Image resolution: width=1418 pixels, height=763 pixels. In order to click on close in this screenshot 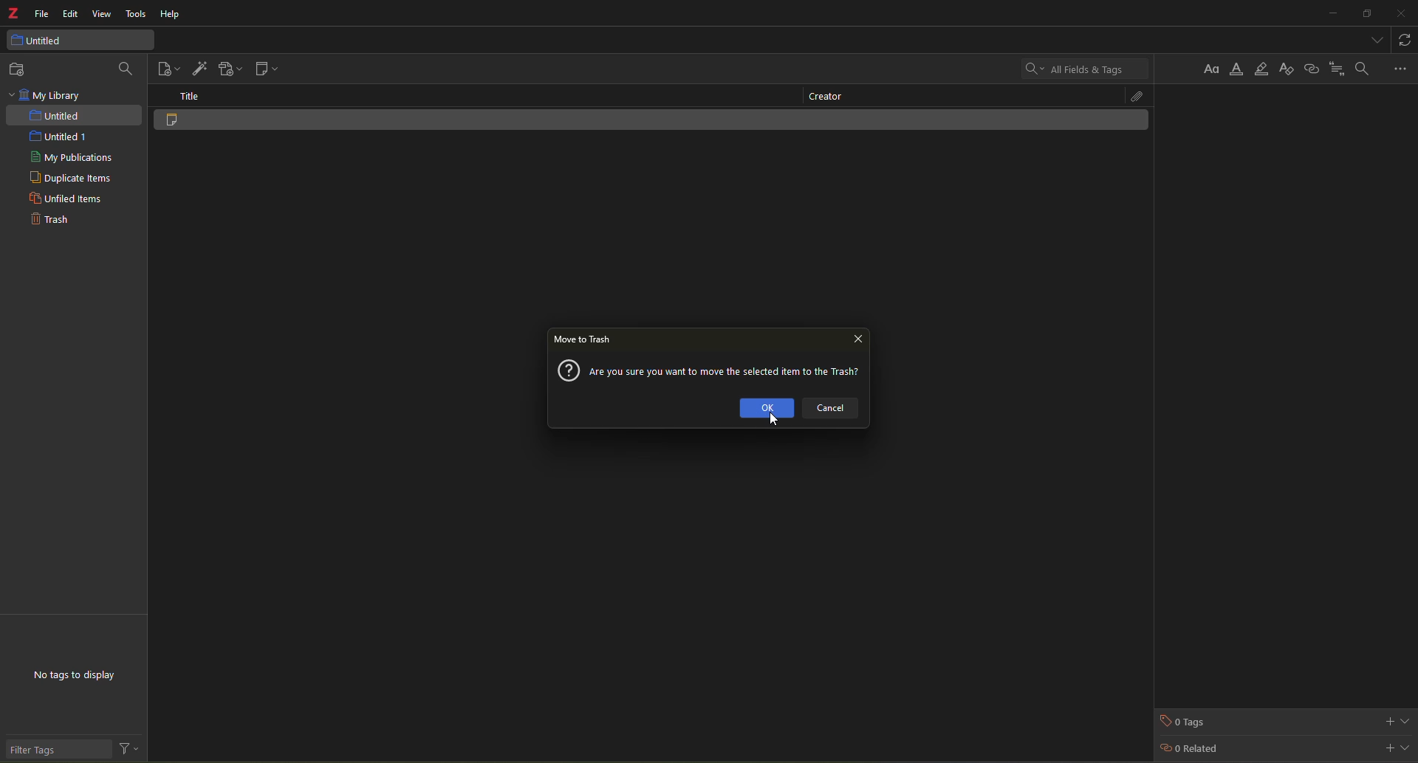, I will do `click(858, 340)`.